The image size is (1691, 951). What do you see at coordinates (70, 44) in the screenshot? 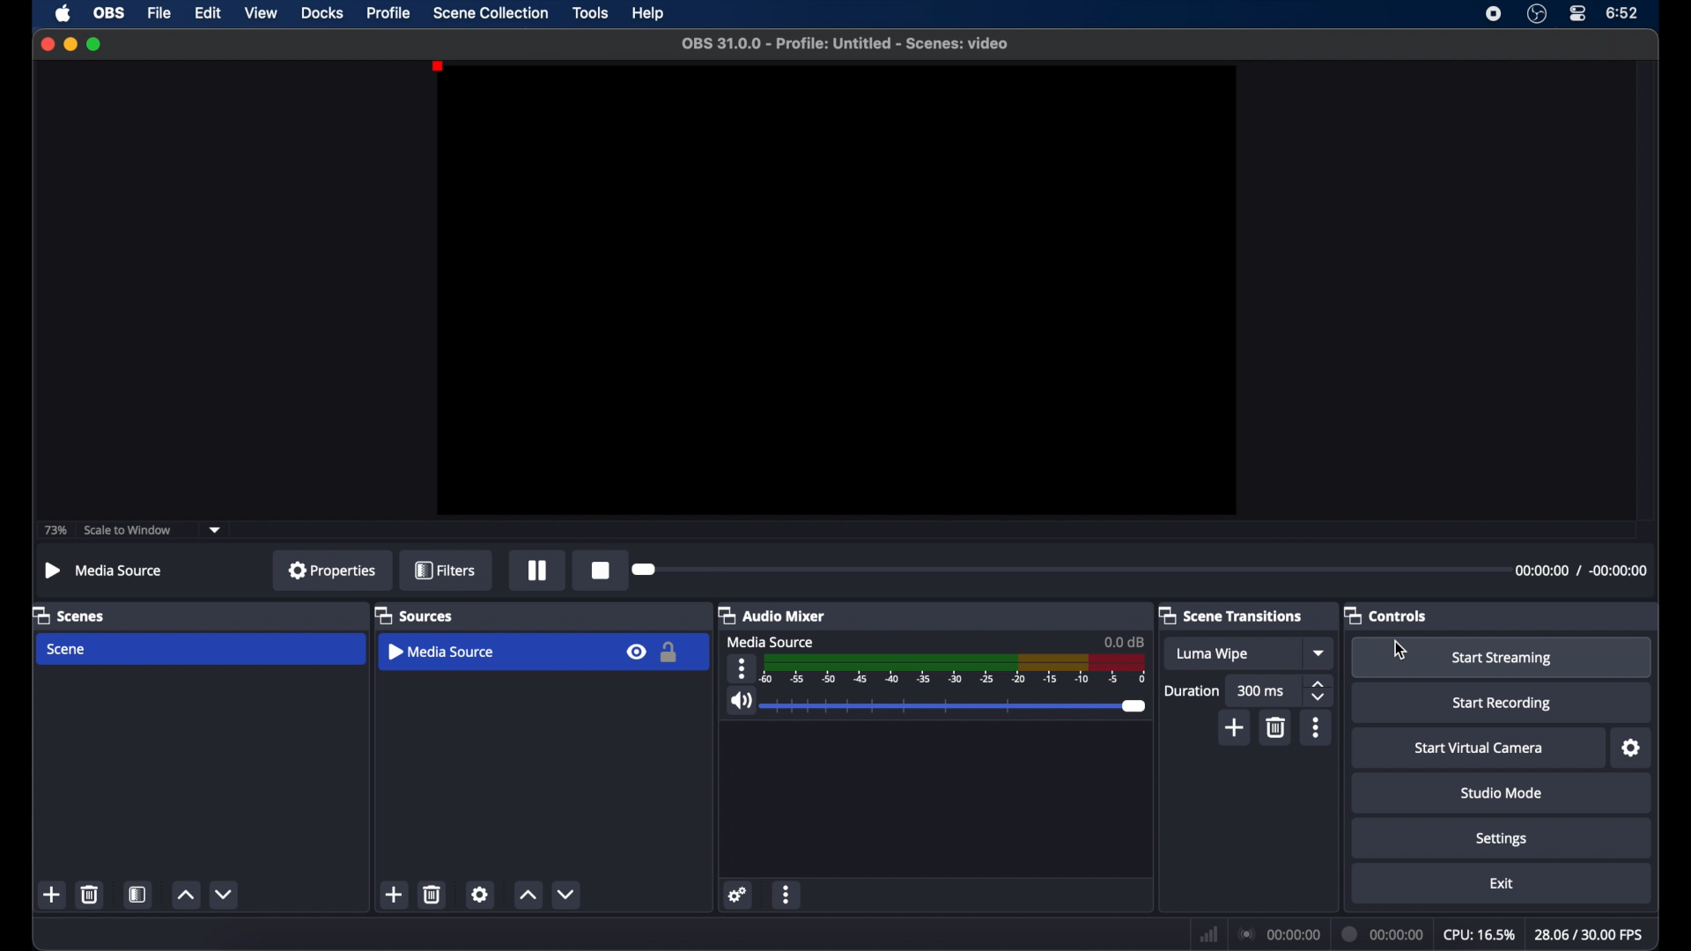
I see `minimize` at bounding box center [70, 44].